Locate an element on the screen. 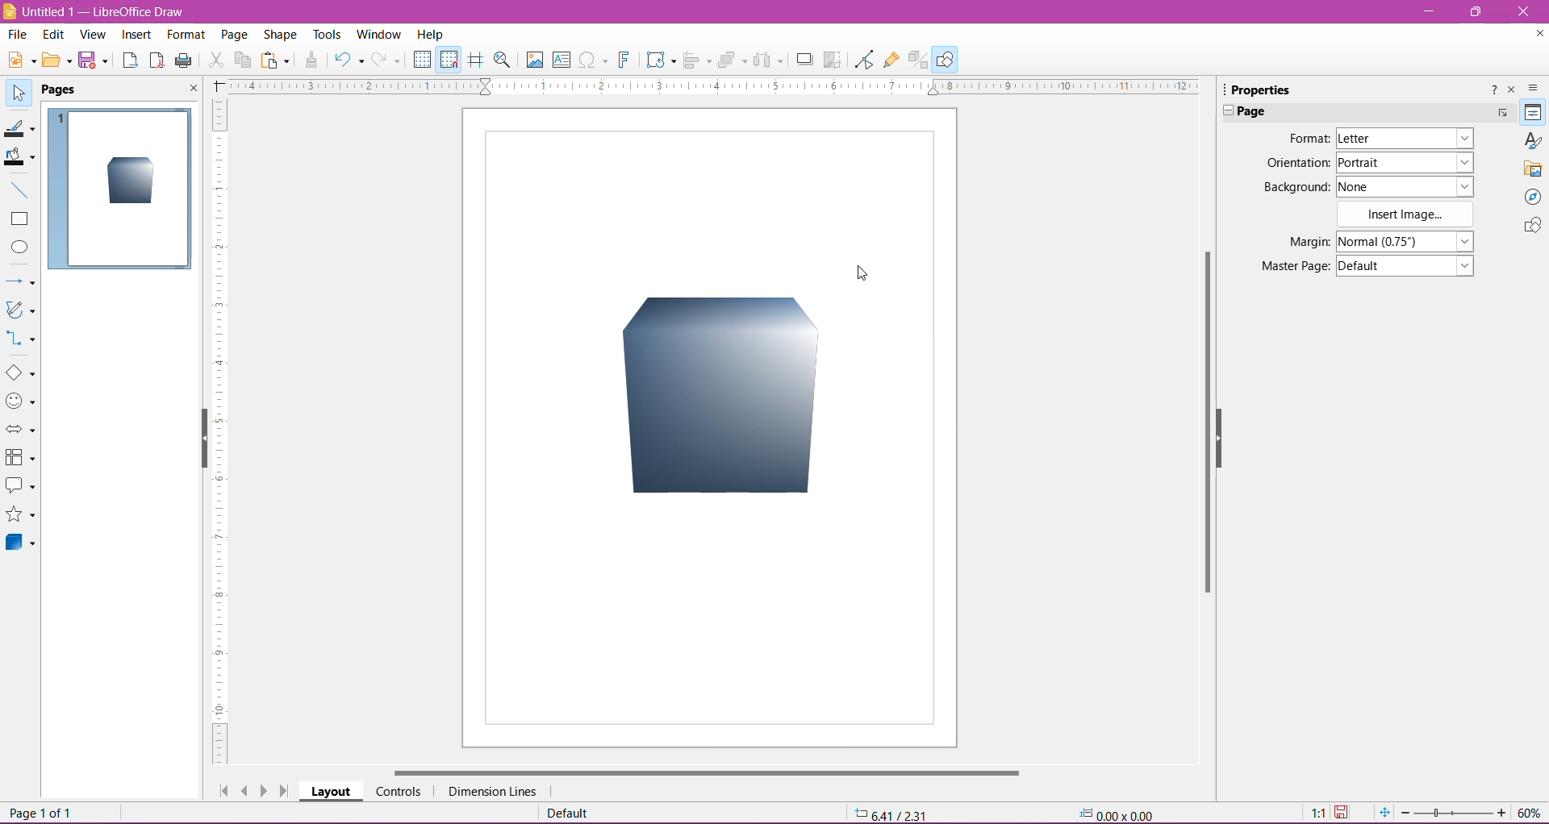 The width and height of the screenshot is (1549, 824). Zoom Factor is located at coordinates (1530, 813).